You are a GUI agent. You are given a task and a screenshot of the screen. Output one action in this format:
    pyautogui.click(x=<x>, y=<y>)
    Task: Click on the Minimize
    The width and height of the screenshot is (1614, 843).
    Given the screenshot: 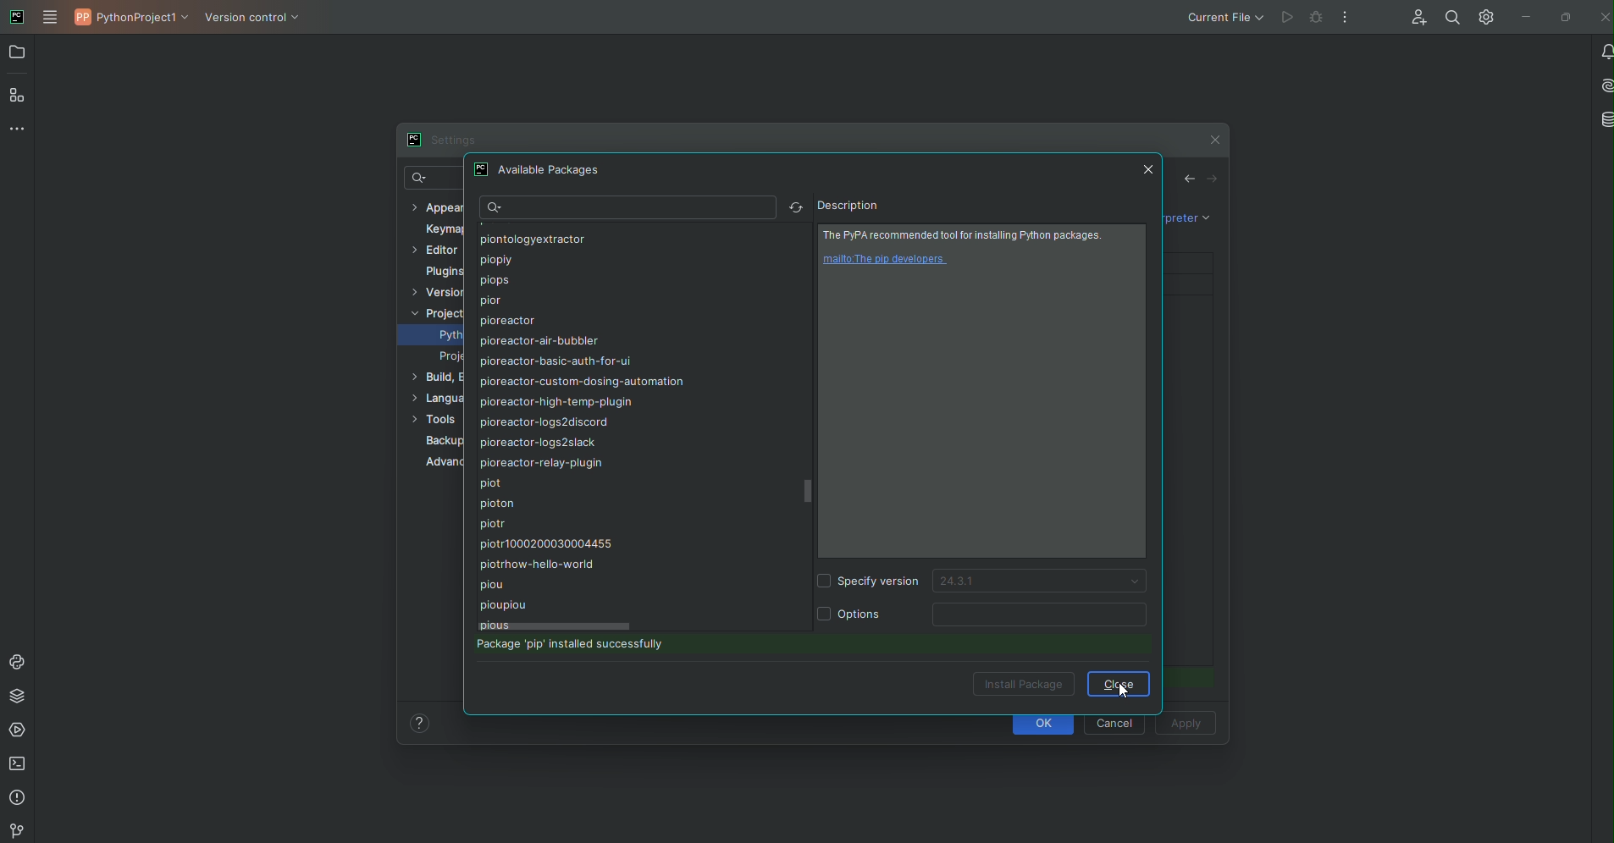 What is the action you would take?
    pyautogui.click(x=1523, y=19)
    